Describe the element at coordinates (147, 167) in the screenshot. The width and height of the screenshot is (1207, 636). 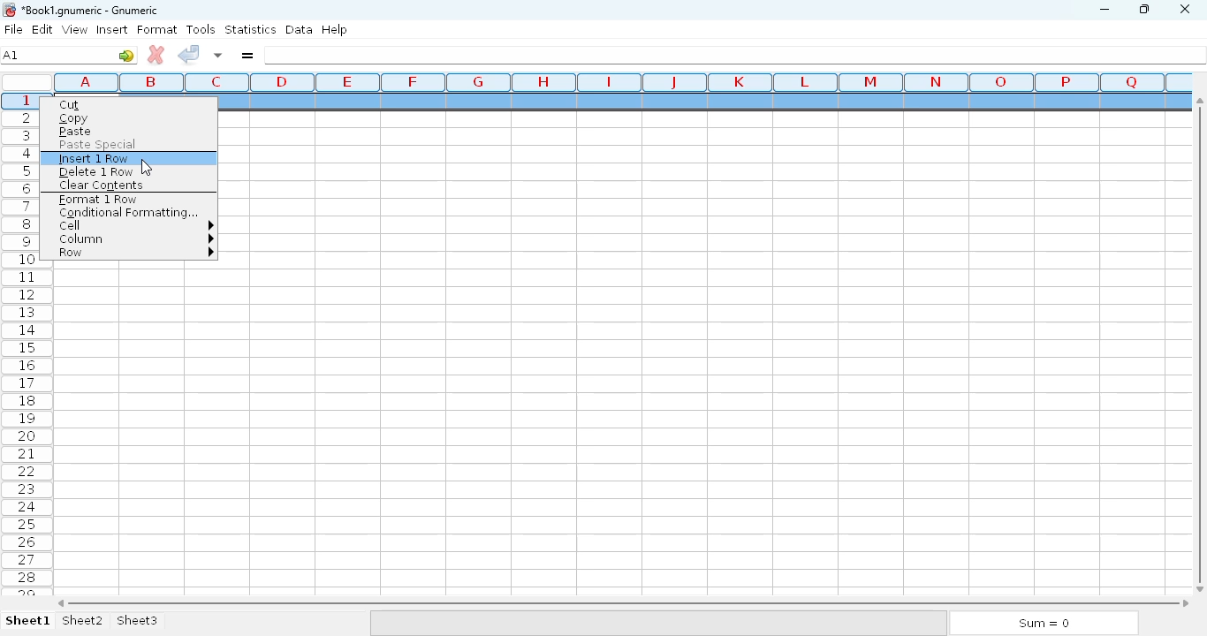
I see `cursor` at that location.